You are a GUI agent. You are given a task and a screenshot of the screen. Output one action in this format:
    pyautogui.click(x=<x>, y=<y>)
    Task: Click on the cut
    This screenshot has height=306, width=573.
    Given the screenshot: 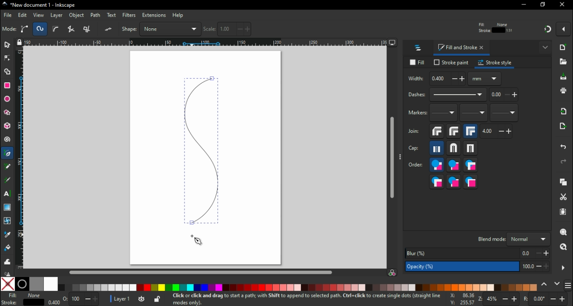 What is the action you would take?
    pyautogui.click(x=564, y=198)
    